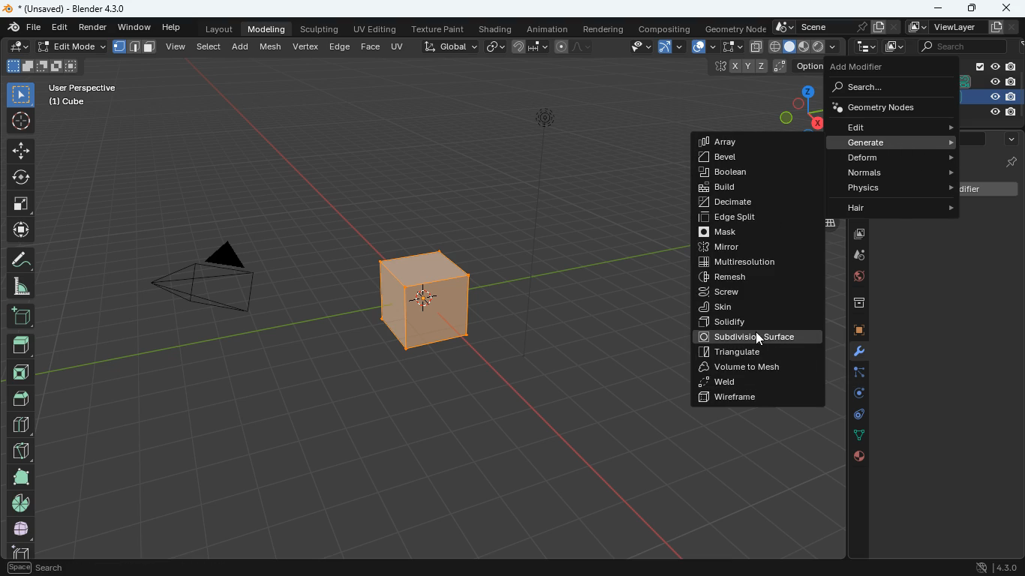 The image size is (1025, 576). Describe the element at coordinates (20, 177) in the screenshot. I see `rotate` at that location.